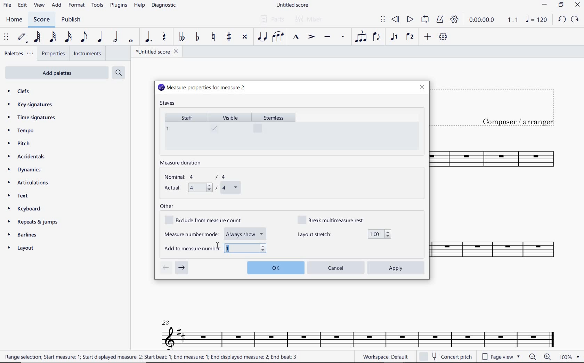 Image resolution: width=584 pixels, height=363 pixels. I want to click on FILE, so click(7, 6).